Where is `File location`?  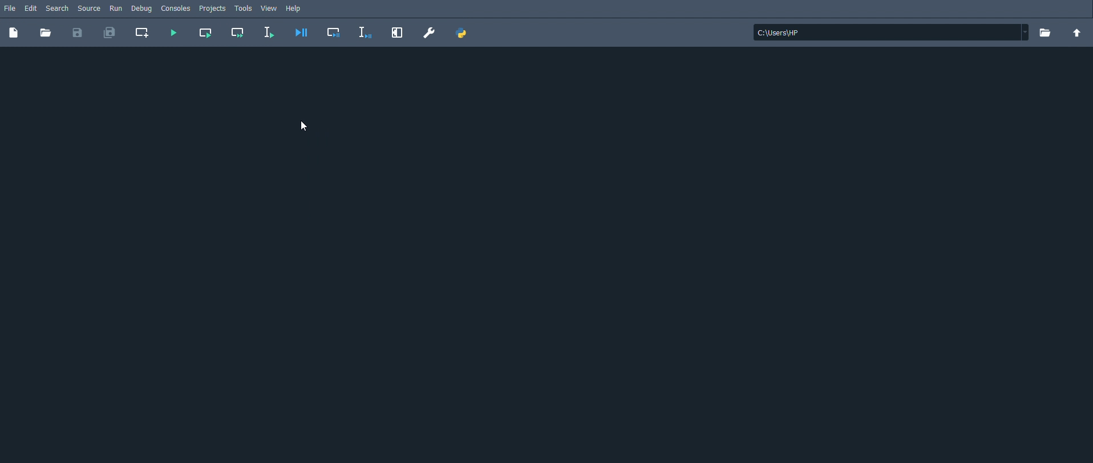 File location is located at coordinates (890, 33).